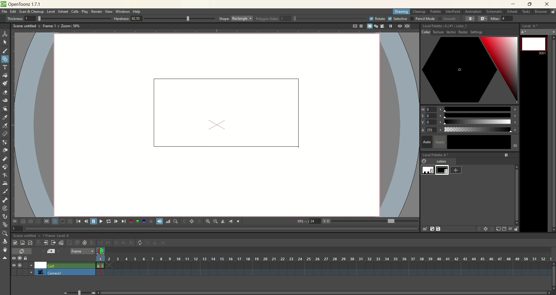  What do you see at coordinates (109, 11) in the screenshot?
I see `view` at bounding box center [109, 11].